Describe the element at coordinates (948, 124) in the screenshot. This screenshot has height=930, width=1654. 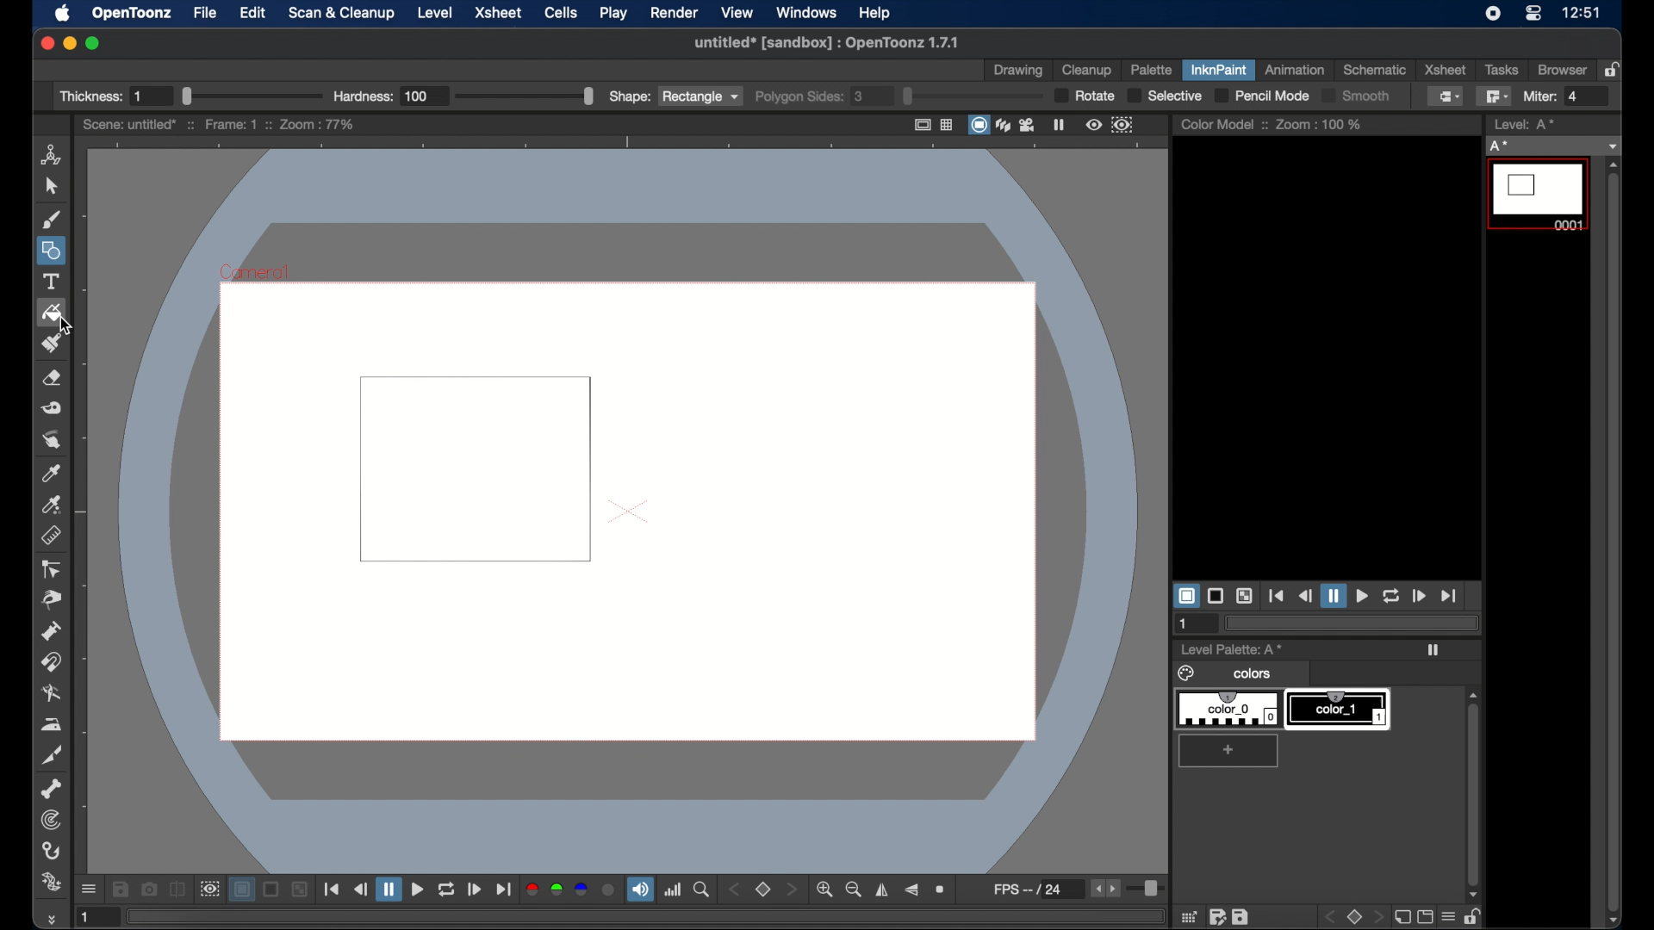
I see `field guide` at that location.